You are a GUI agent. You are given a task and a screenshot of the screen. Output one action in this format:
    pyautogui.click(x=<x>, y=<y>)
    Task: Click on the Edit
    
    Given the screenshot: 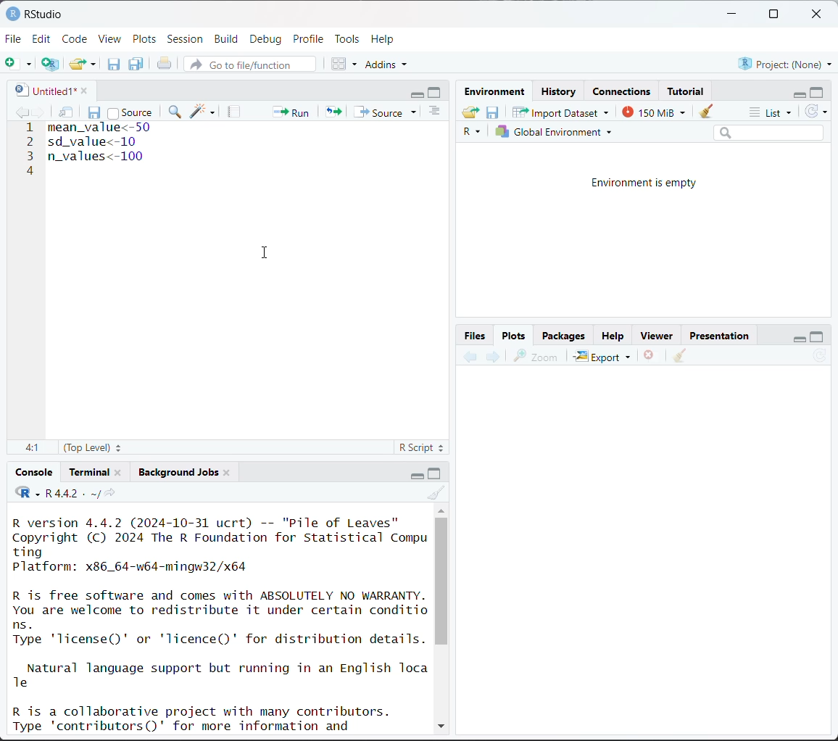 What is the action you would take?
    pyautogui.click(x=43, y=38)
    